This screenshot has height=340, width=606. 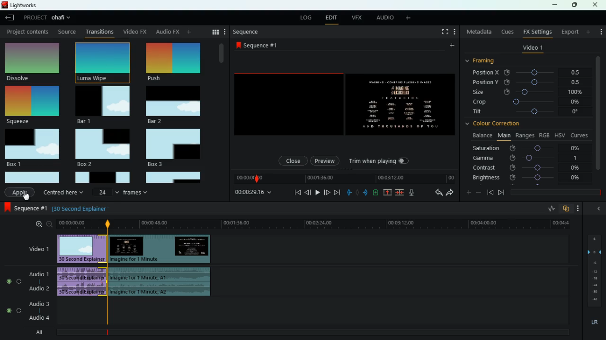 What do you see at coordinates (343, 178) in the screenshot?
I see `time` at bounding box center [343, 178].